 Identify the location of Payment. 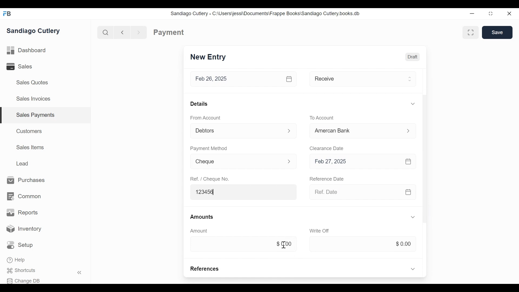
(169, 32).